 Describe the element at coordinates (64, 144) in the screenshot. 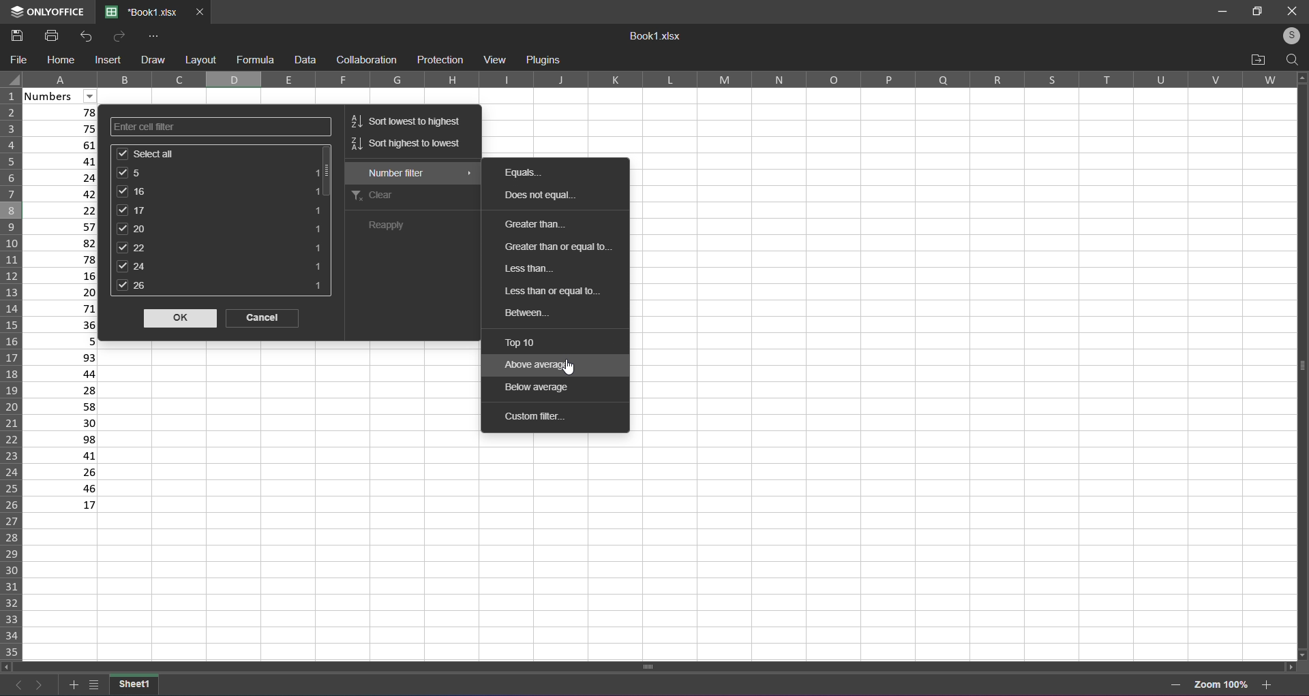

I see `61` at that location.